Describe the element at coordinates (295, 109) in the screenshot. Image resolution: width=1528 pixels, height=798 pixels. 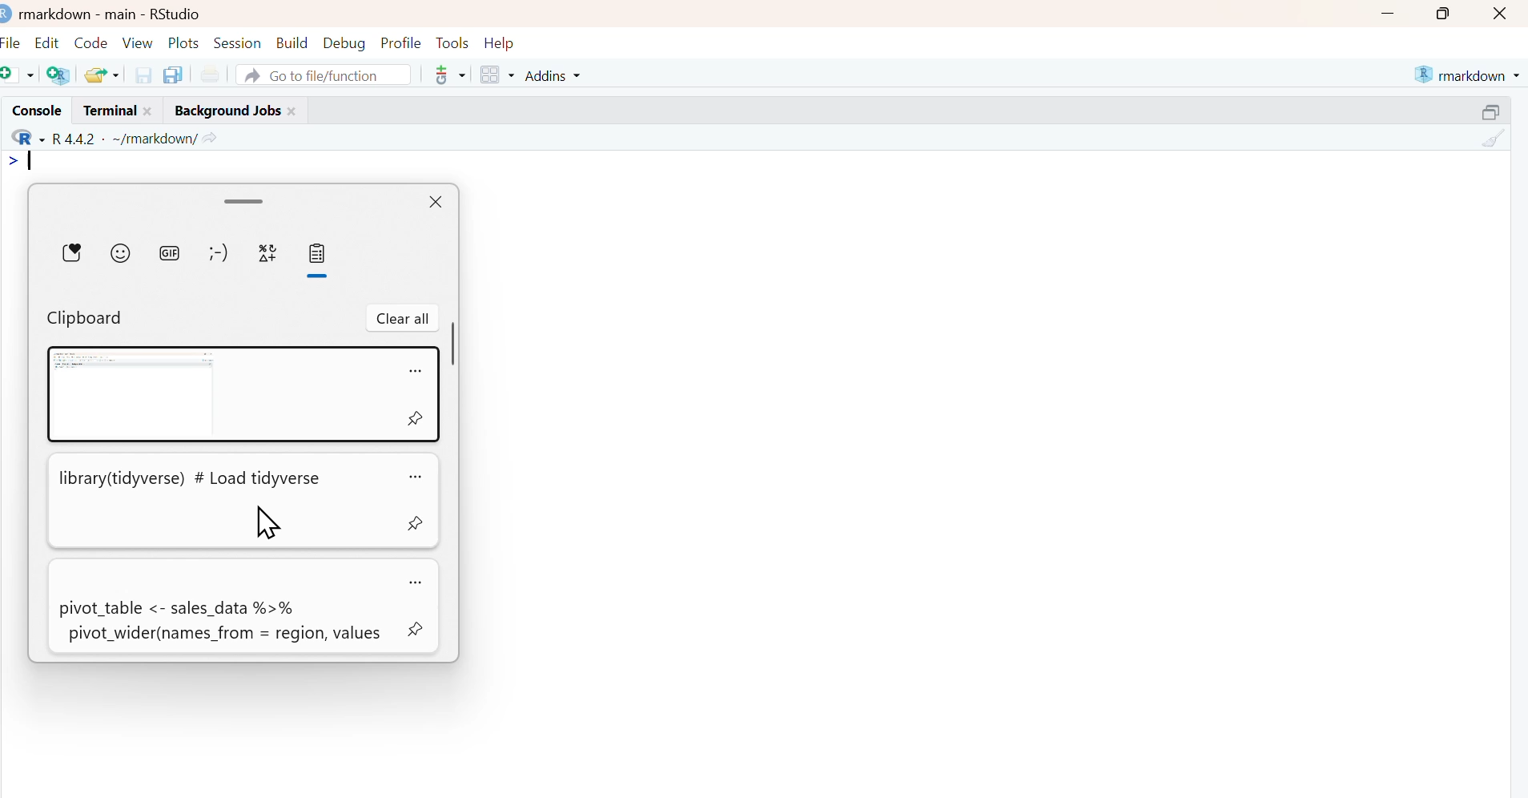
I see `close` at that location.